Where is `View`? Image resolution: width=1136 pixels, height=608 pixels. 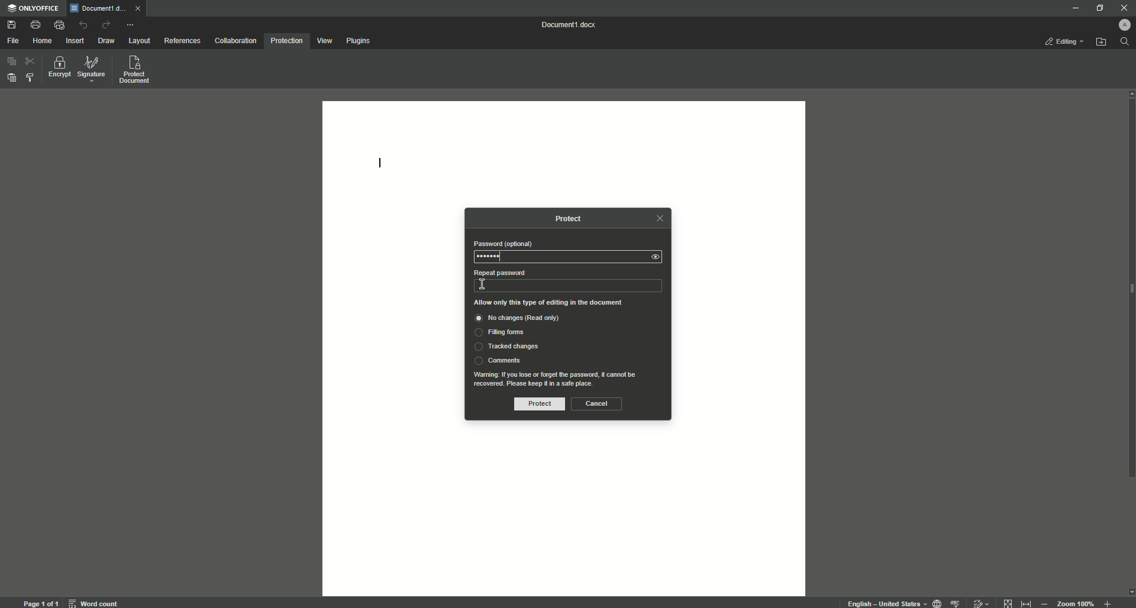
View is located at coordinates (325, 41).